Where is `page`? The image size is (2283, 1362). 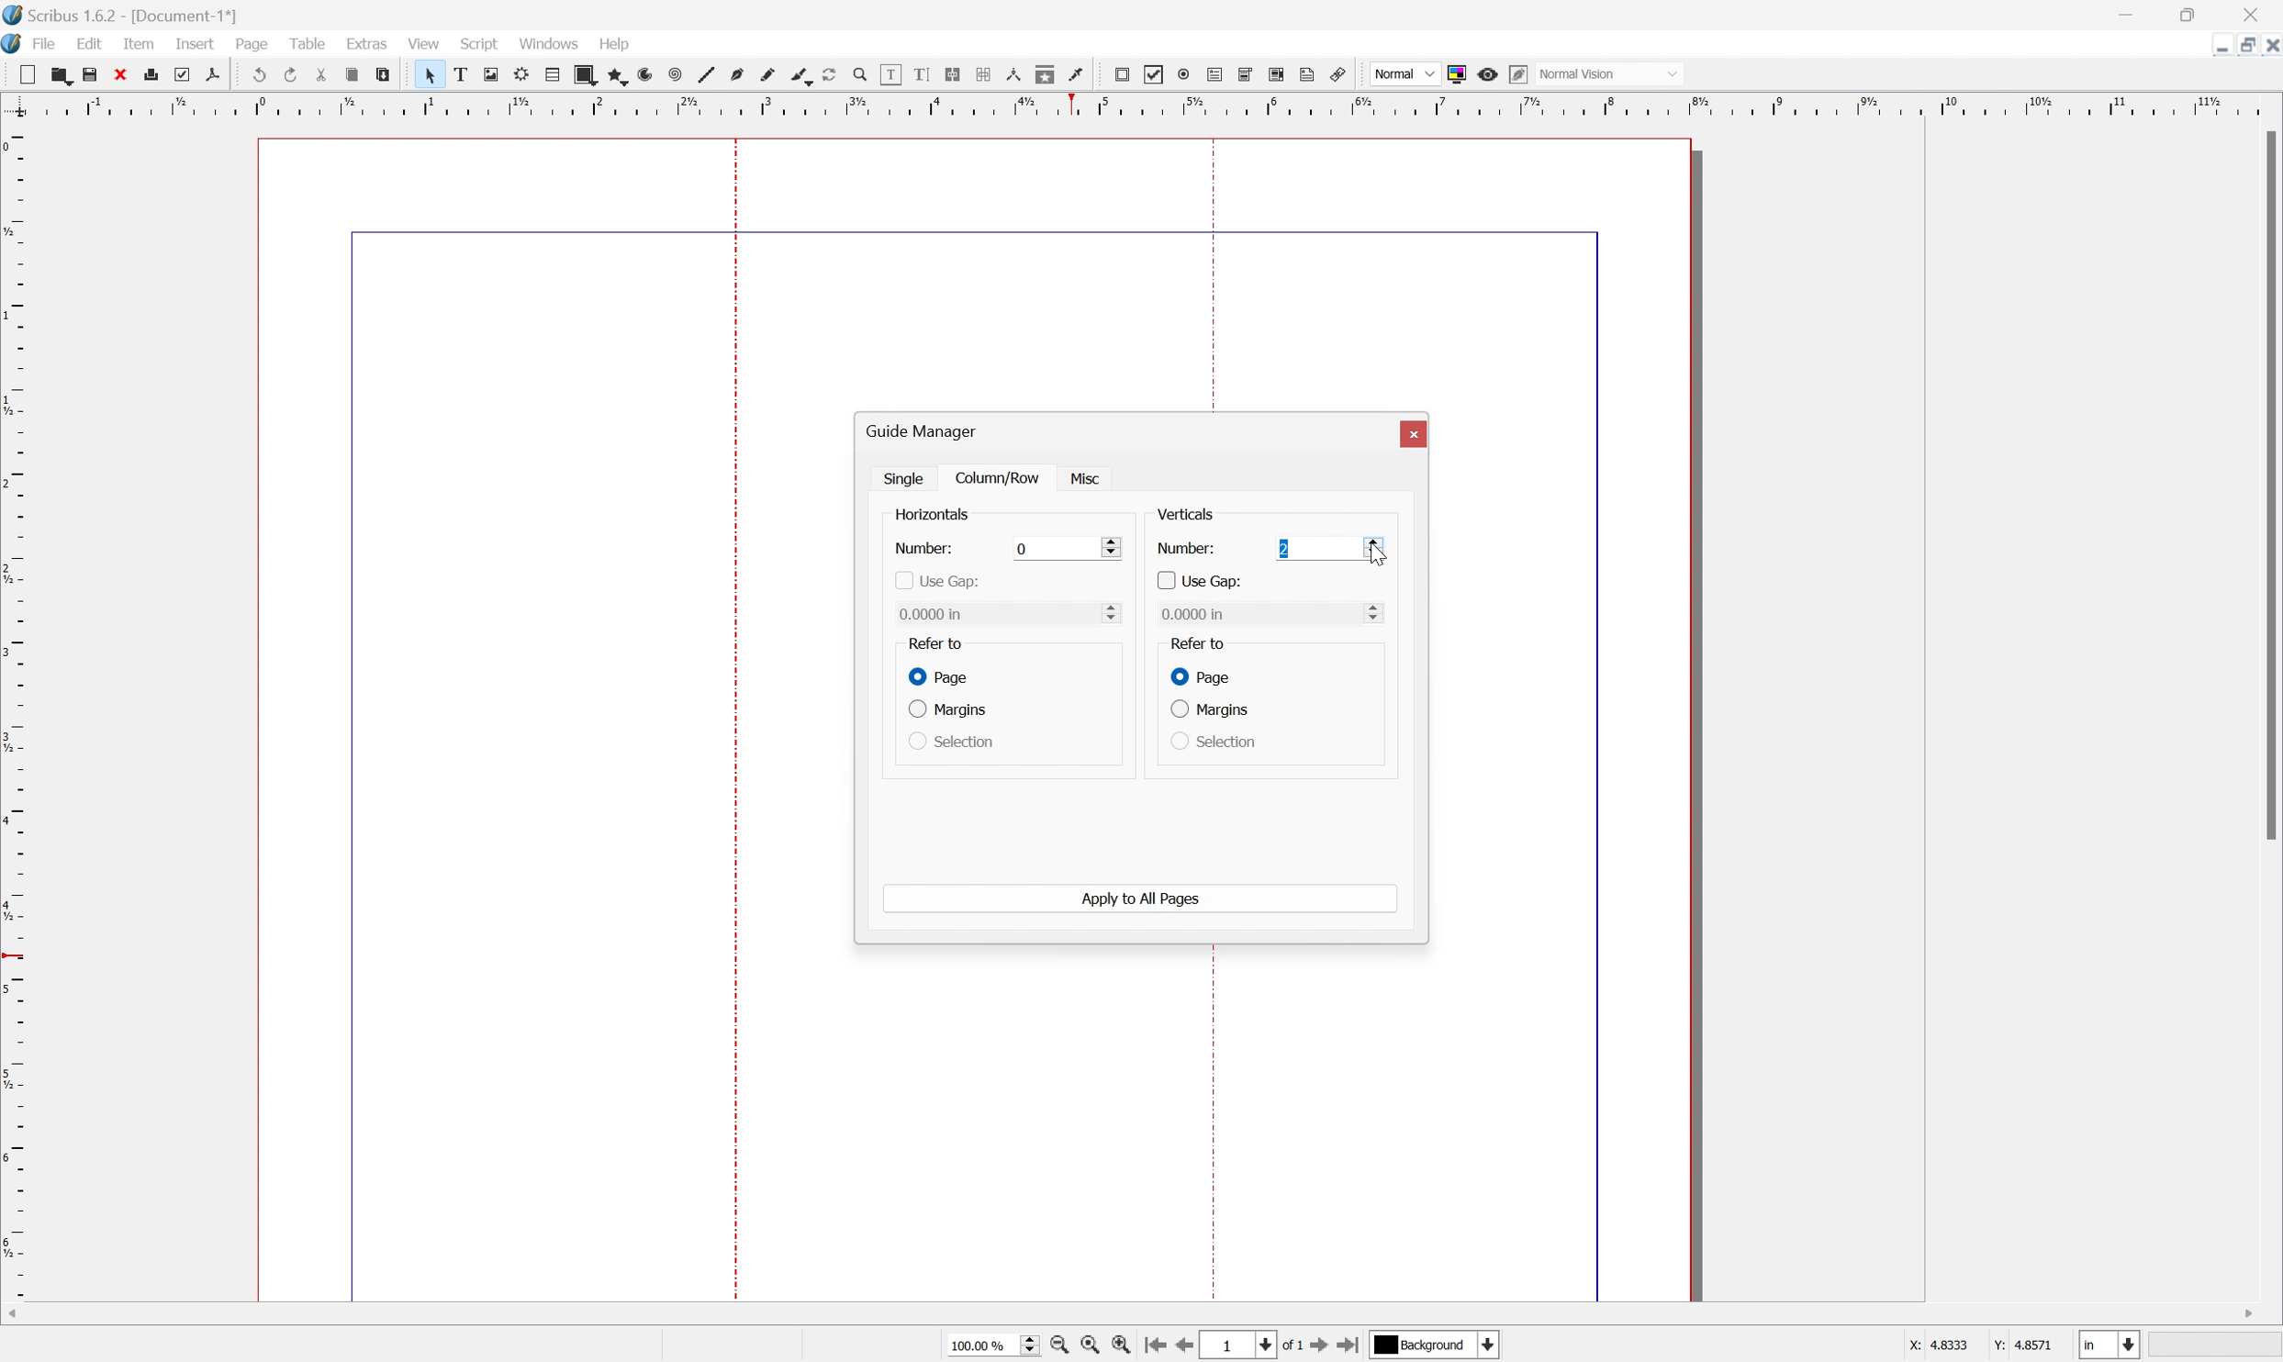
page is located at coordinates (252, 44).